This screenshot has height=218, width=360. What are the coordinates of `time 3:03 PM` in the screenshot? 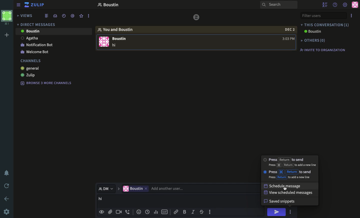 It's located at (287, 39).